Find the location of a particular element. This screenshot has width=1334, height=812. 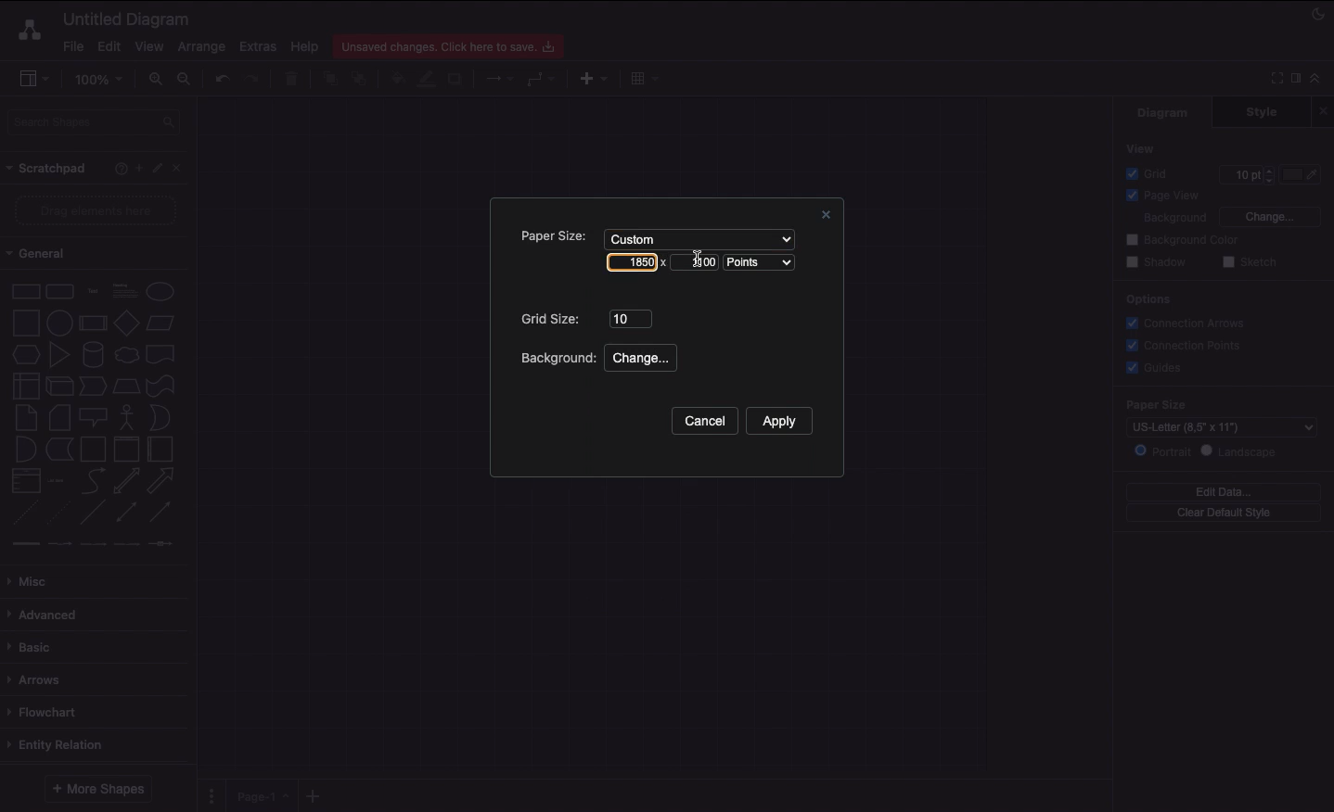

Extras is located at coordinates (258, 45).